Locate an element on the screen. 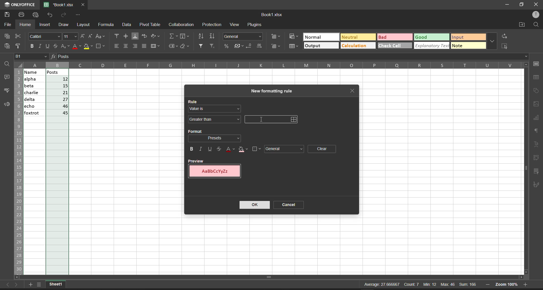  shape settings is located at coordinates (538, 90).